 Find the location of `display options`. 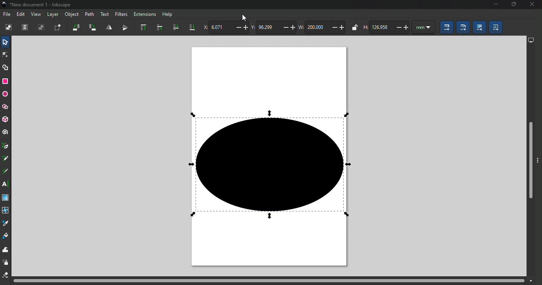

display options is located at coordinates (530, 39).